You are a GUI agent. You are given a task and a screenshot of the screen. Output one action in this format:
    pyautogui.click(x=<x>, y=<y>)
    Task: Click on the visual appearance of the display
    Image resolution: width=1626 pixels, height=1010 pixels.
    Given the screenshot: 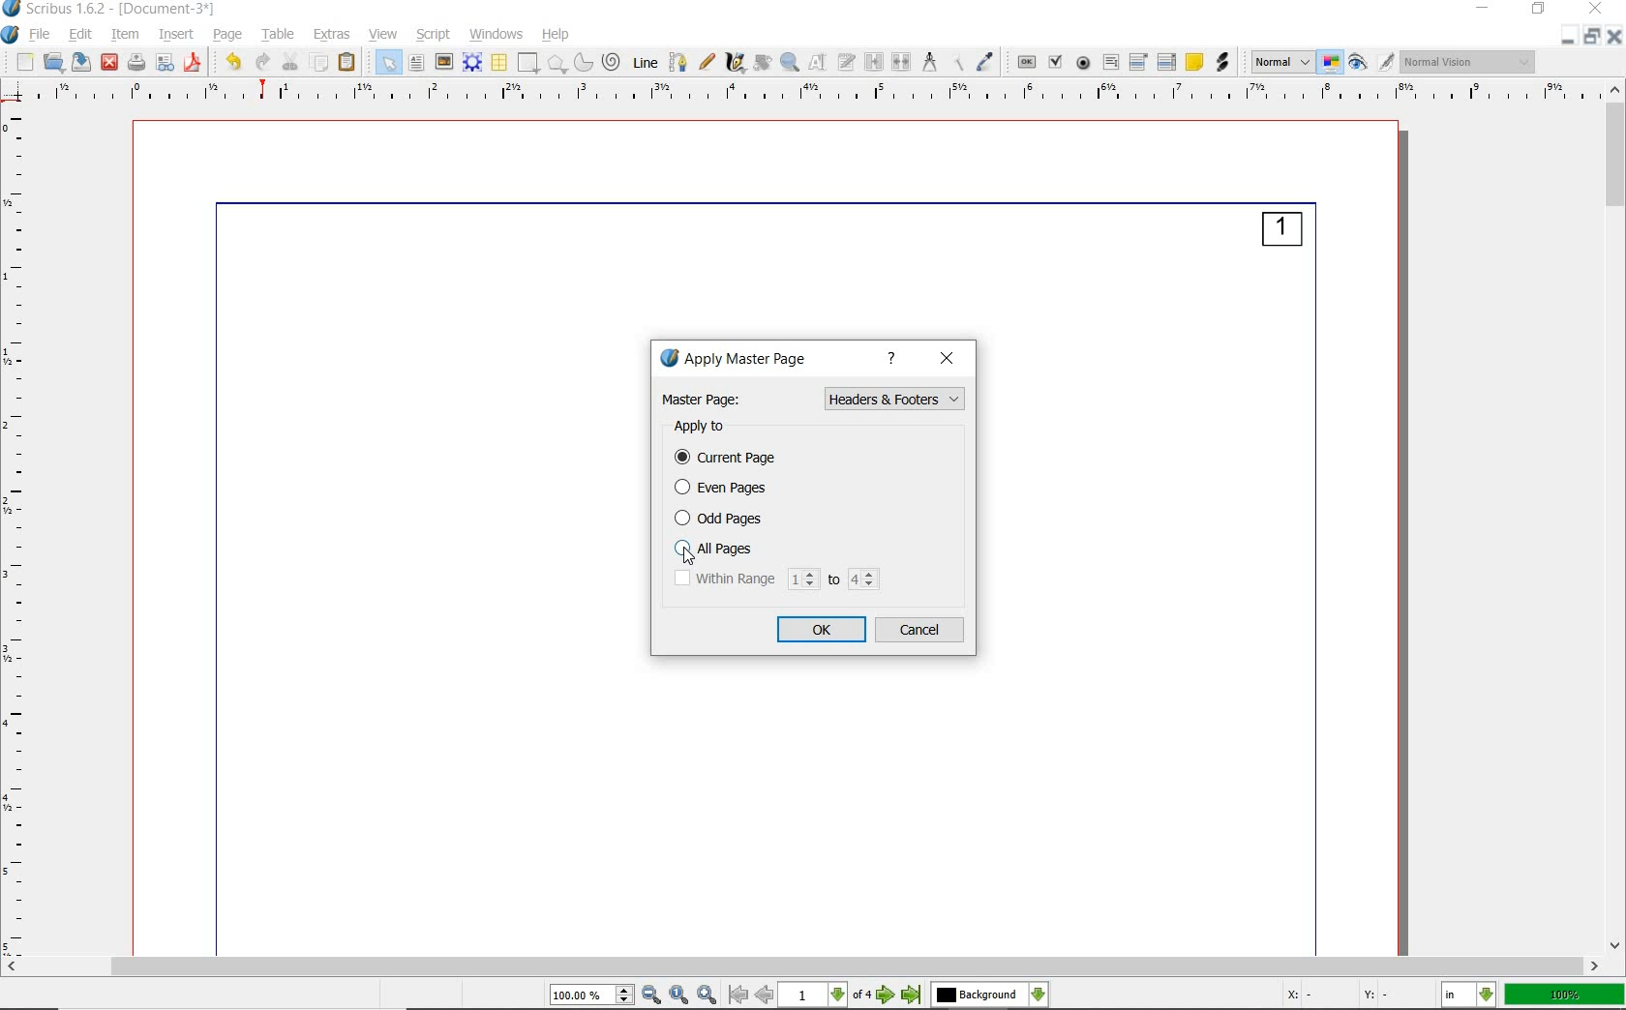 What is the action you would take?
    pyautogui.click(x=1470, y=60)
    